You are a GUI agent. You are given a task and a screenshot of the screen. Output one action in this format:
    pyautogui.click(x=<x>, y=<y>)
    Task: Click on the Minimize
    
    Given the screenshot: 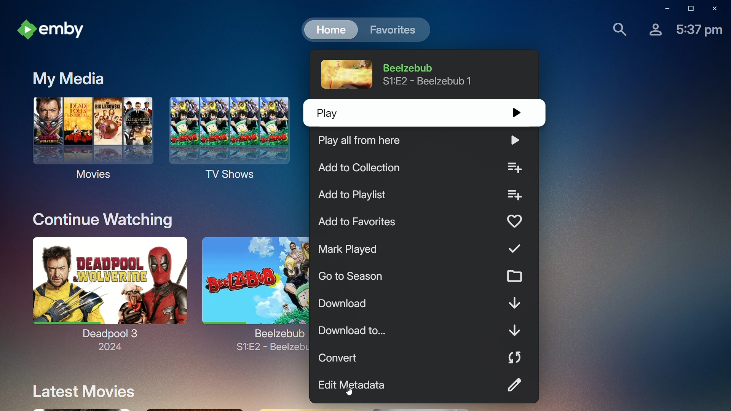 What is the action you would take?
    pyautogui.click(x=662, y=9)
    